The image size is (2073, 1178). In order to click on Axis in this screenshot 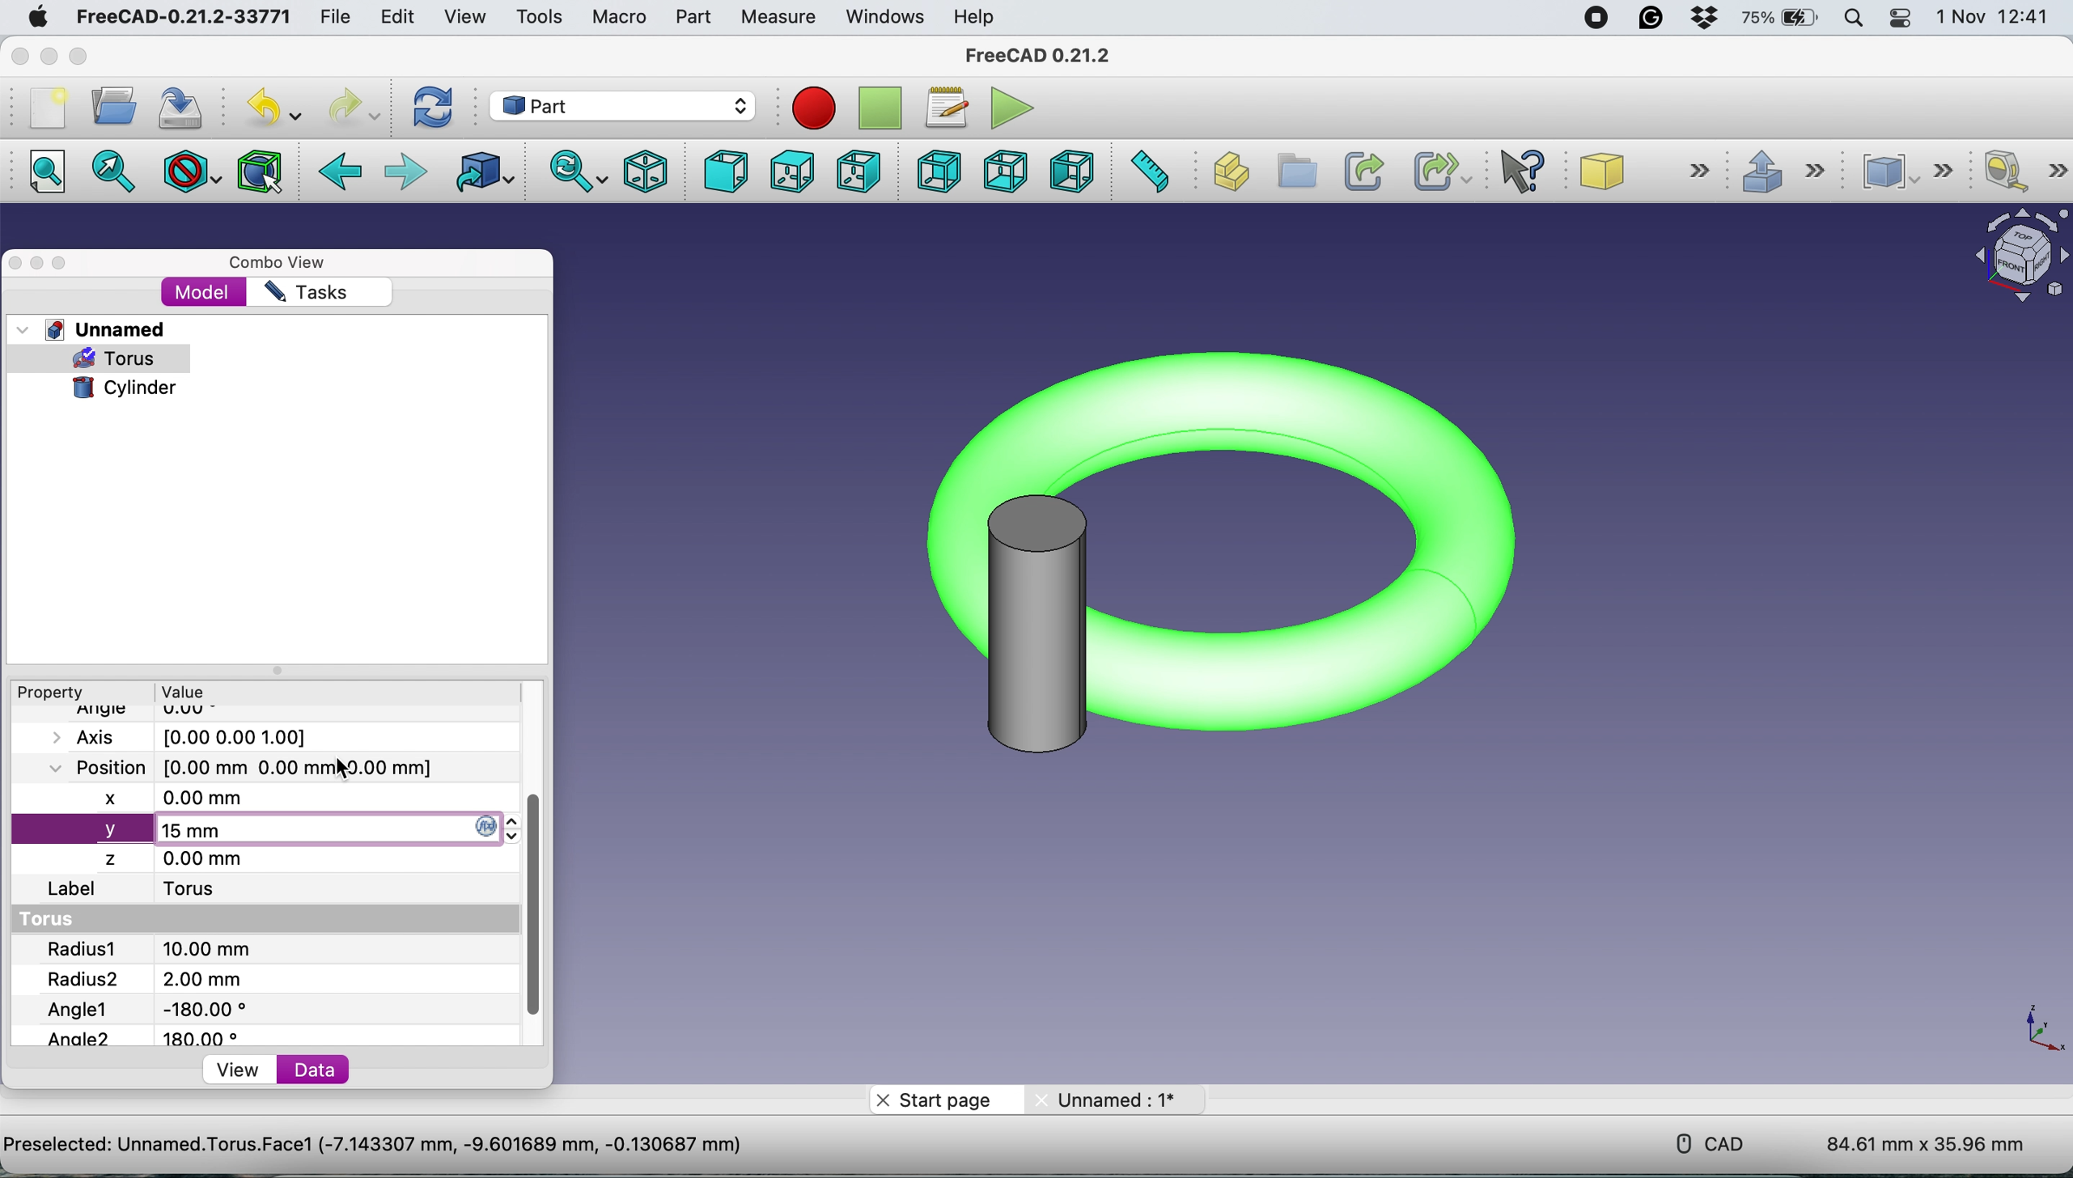, I will do `click(197, 737)`.